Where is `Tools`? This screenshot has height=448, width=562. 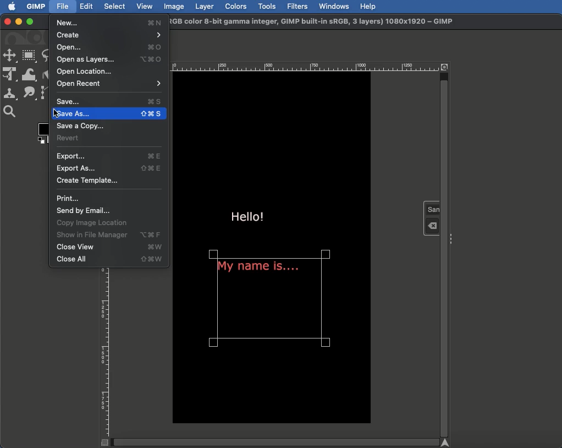 Tools is located at coordinates (266, 6).